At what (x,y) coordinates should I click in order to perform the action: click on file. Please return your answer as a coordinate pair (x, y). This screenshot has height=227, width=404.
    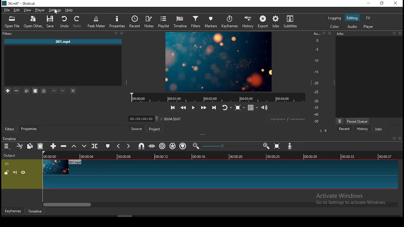
    Looking at the image, I should click on (7, 11).